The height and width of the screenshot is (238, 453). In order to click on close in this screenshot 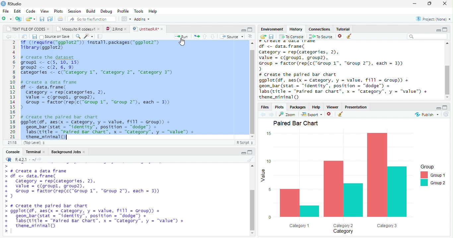, I will do `click(444, 4)`.